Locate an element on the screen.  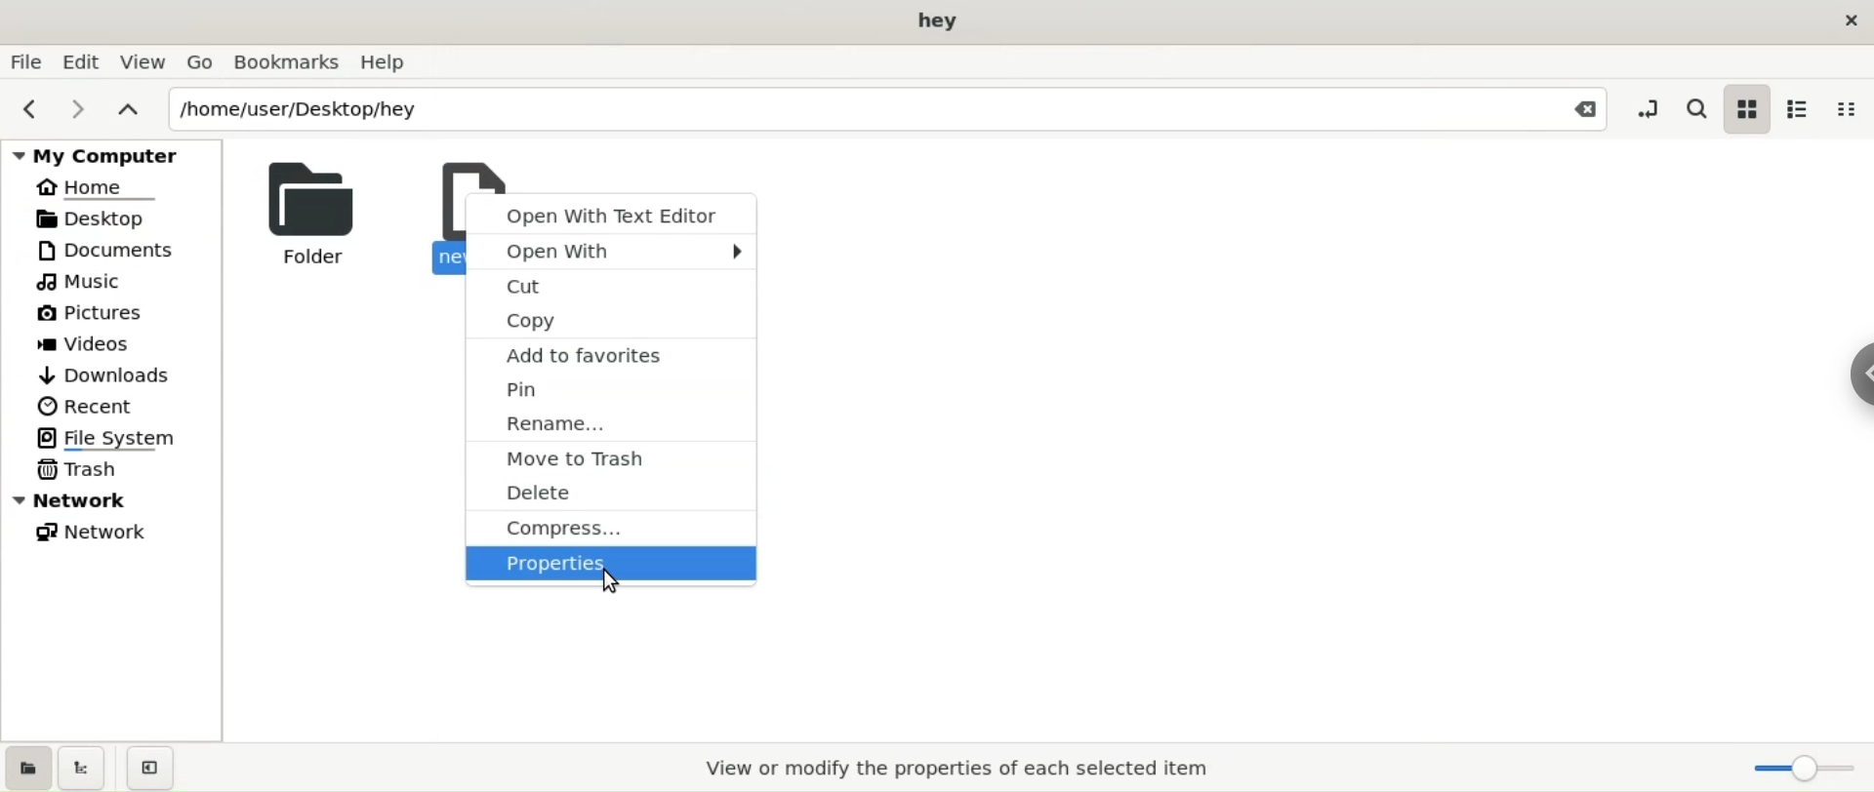
close sidebar is located at coordinates (150, 768).